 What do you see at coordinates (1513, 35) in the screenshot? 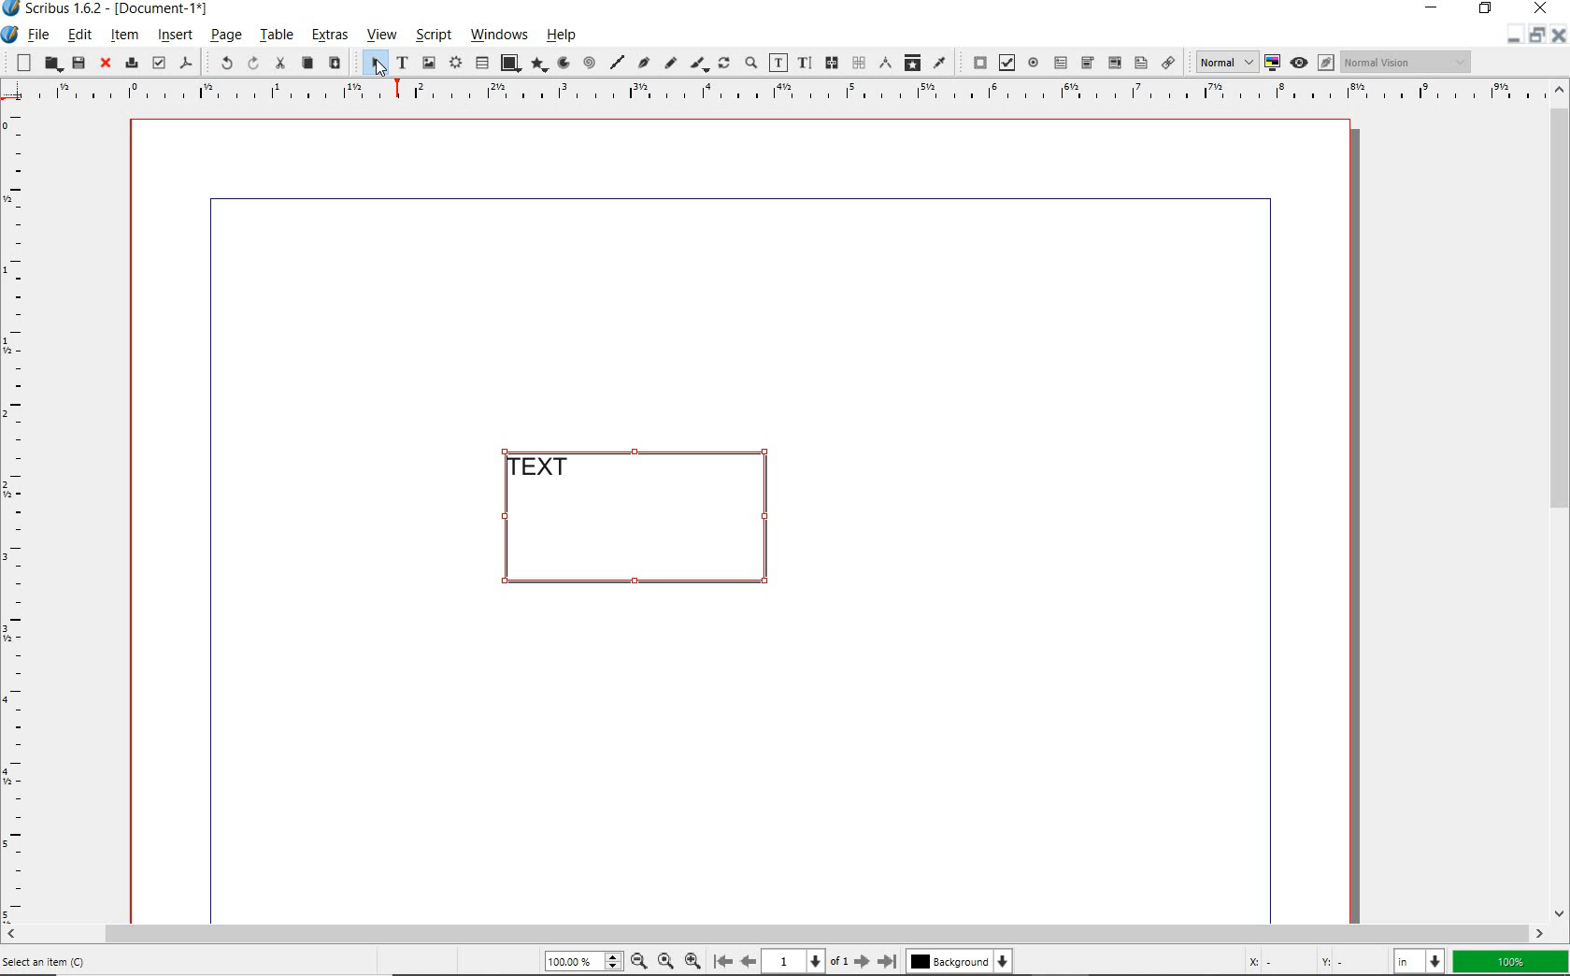
I see `Restore Down` at bounding box center [1513, 35].